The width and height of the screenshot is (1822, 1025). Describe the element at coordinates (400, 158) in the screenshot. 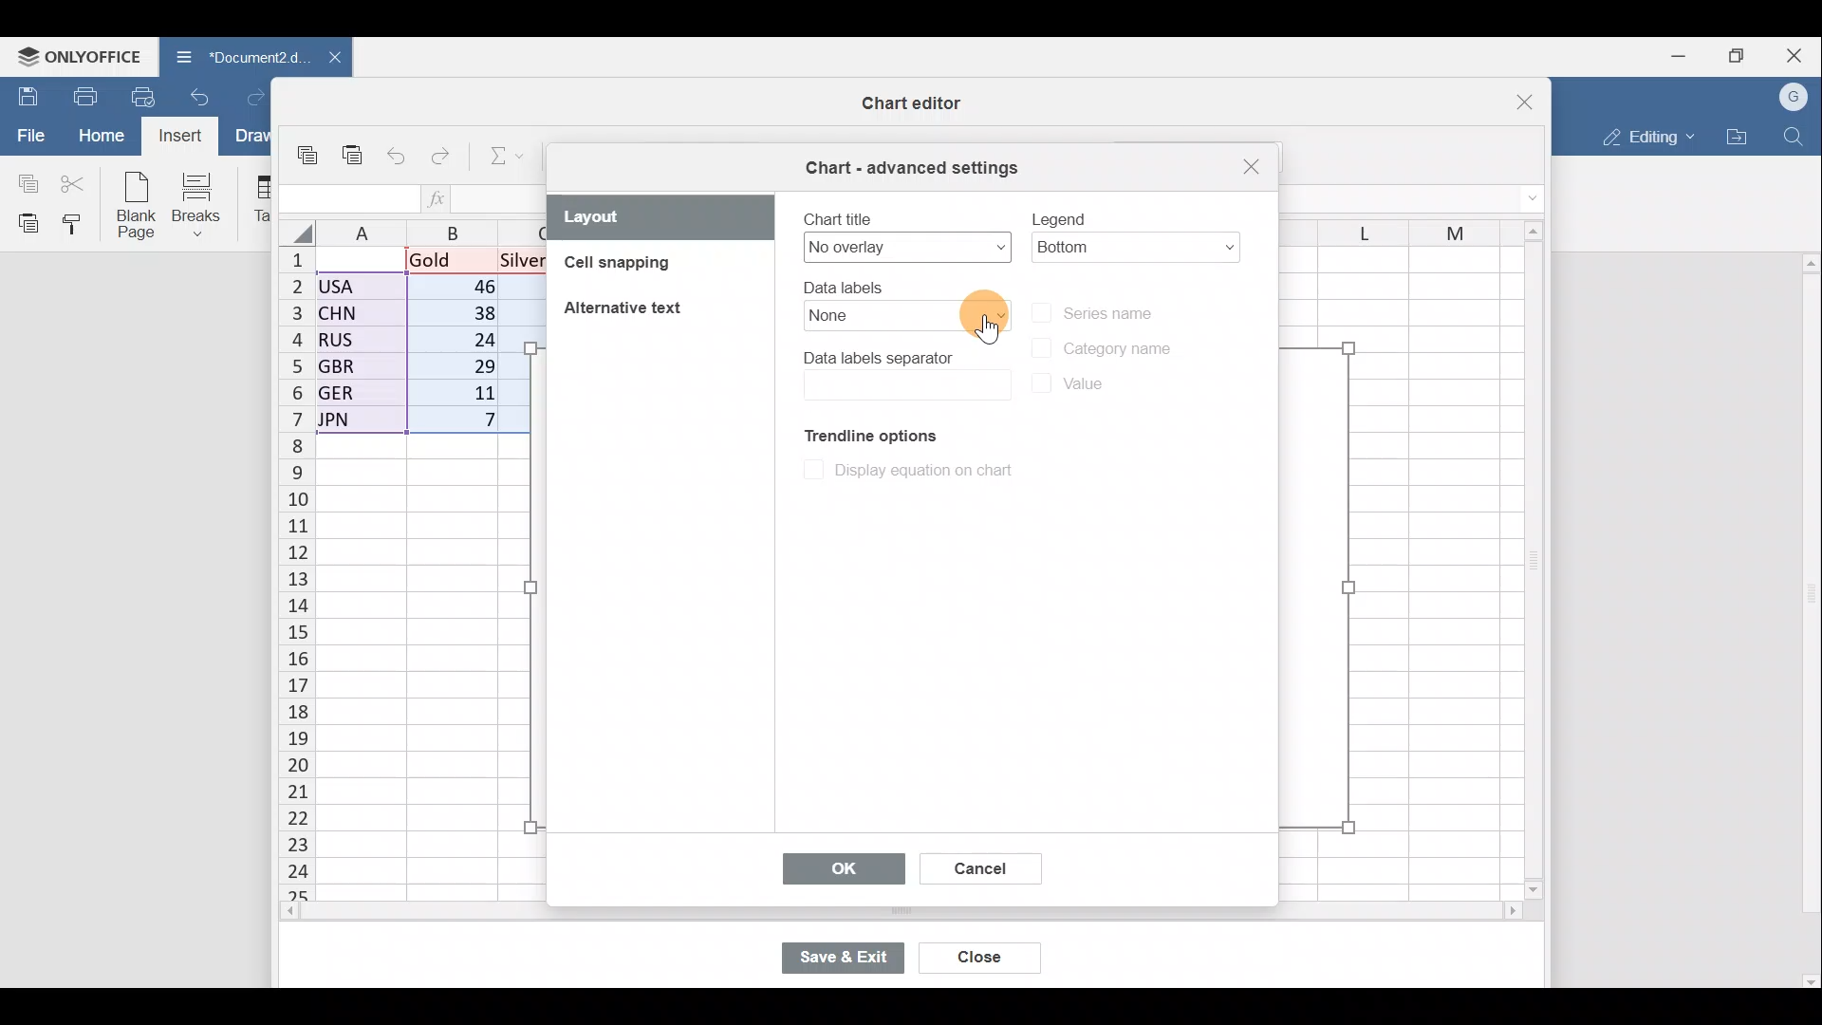

I see `Undo` at that location.